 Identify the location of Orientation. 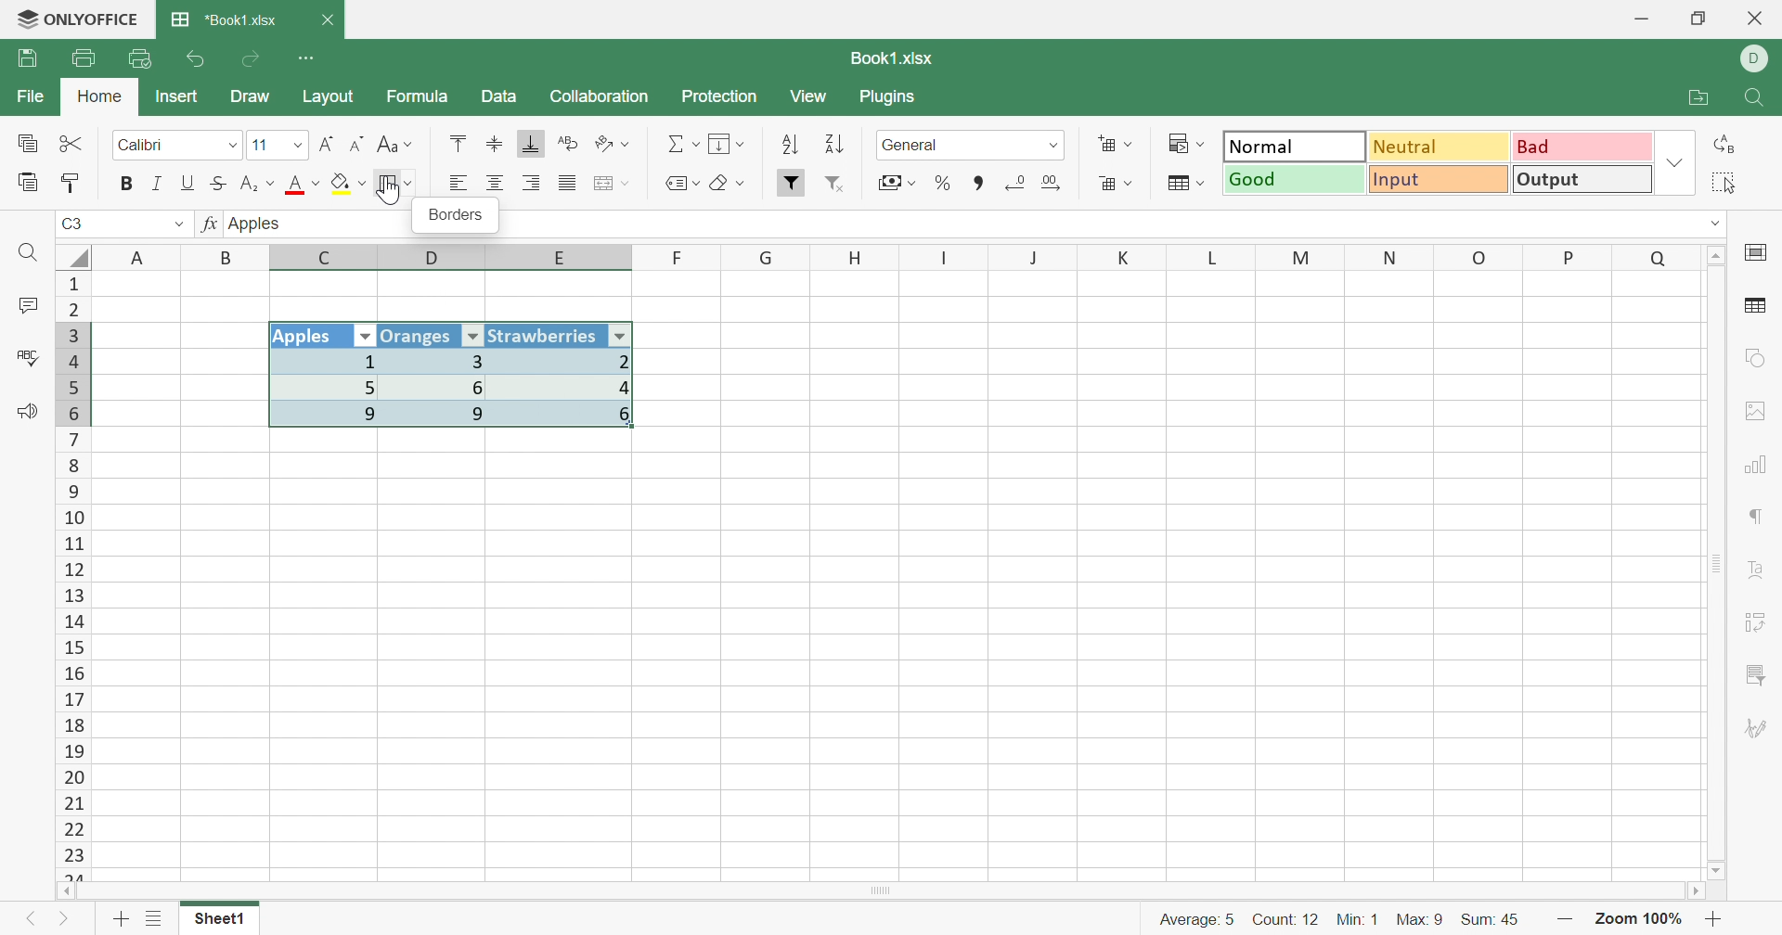
(615, 144).